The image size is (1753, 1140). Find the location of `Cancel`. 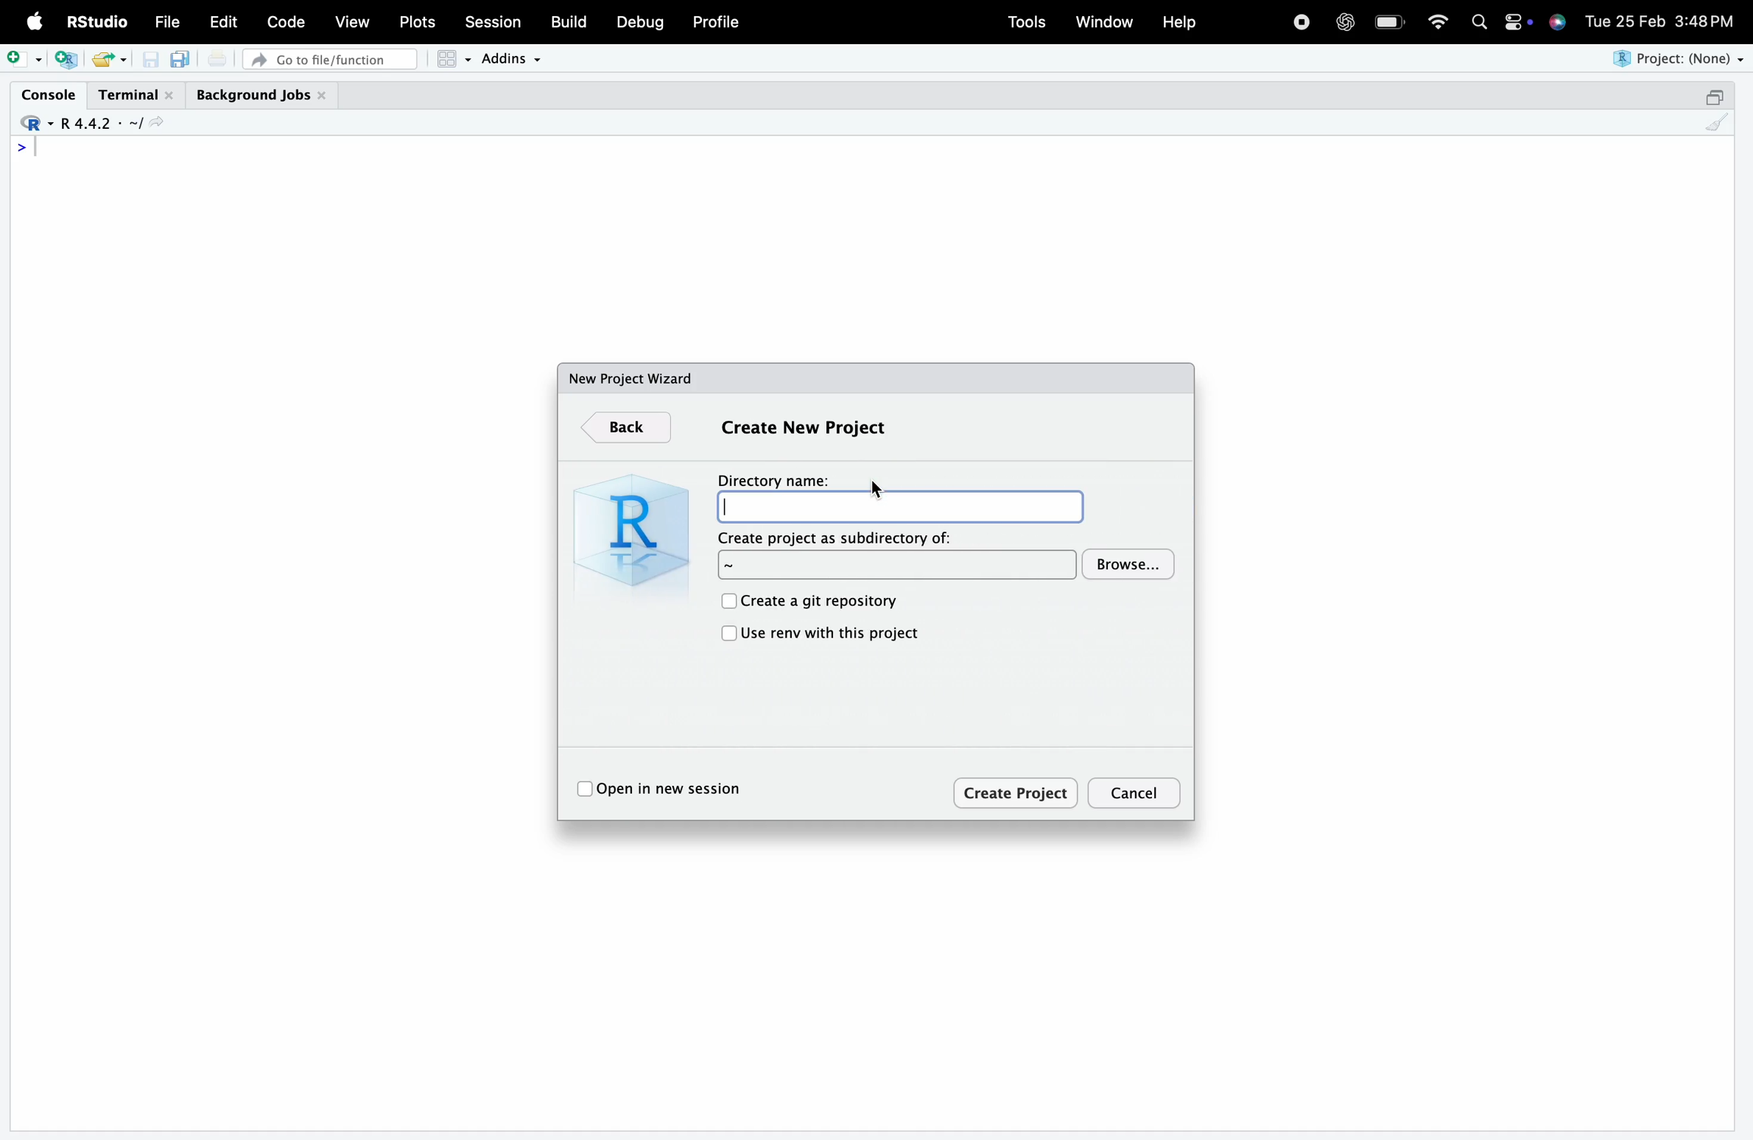

Cancel is located at coordinates (1137, 794).